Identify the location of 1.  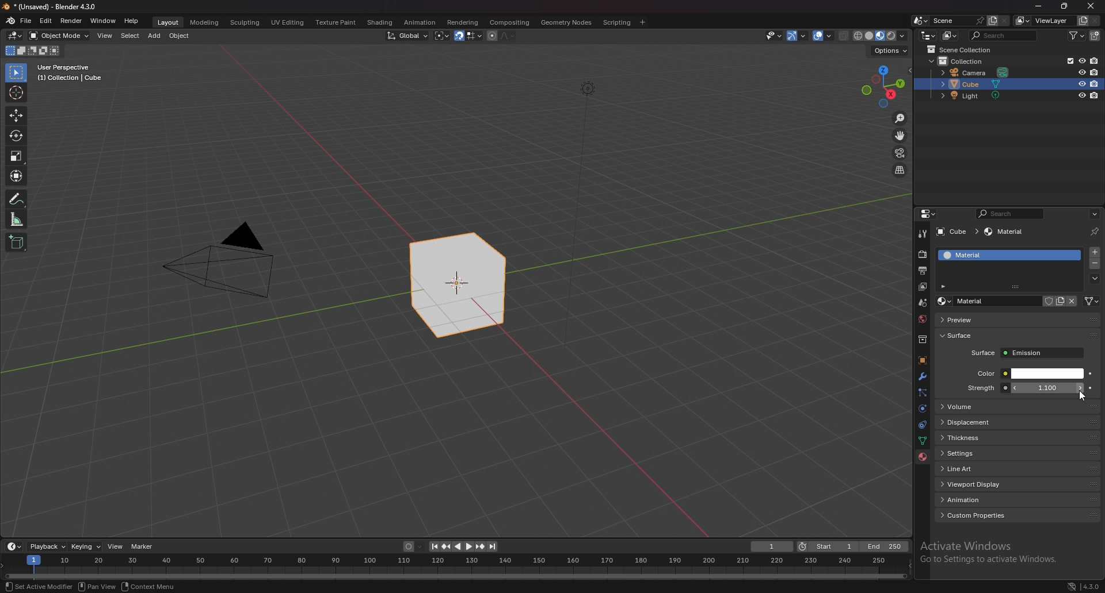
(772, 546).